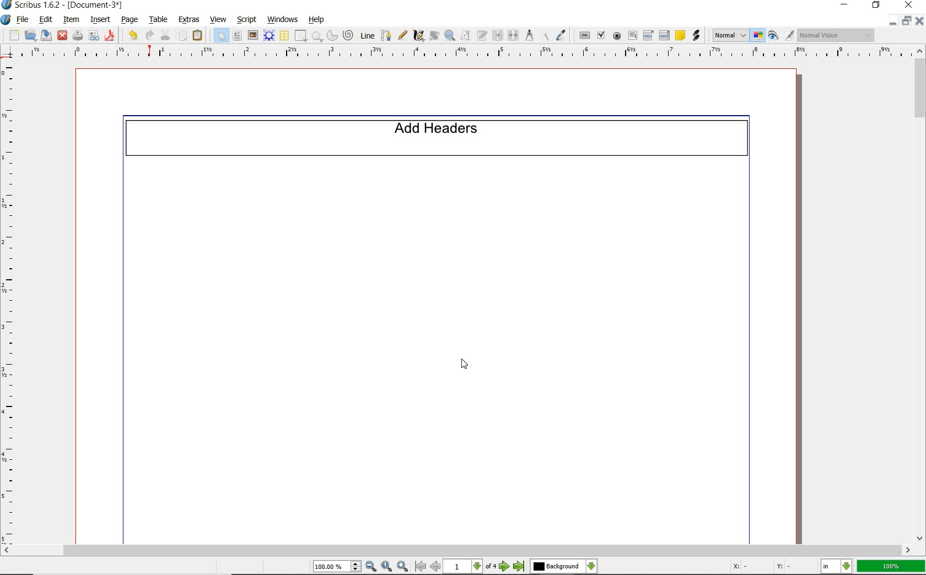 The width and height of the screenshot is (926, 575). Describe the element at coordinates (730, 133) in the screenshot. I see `1` at that location.